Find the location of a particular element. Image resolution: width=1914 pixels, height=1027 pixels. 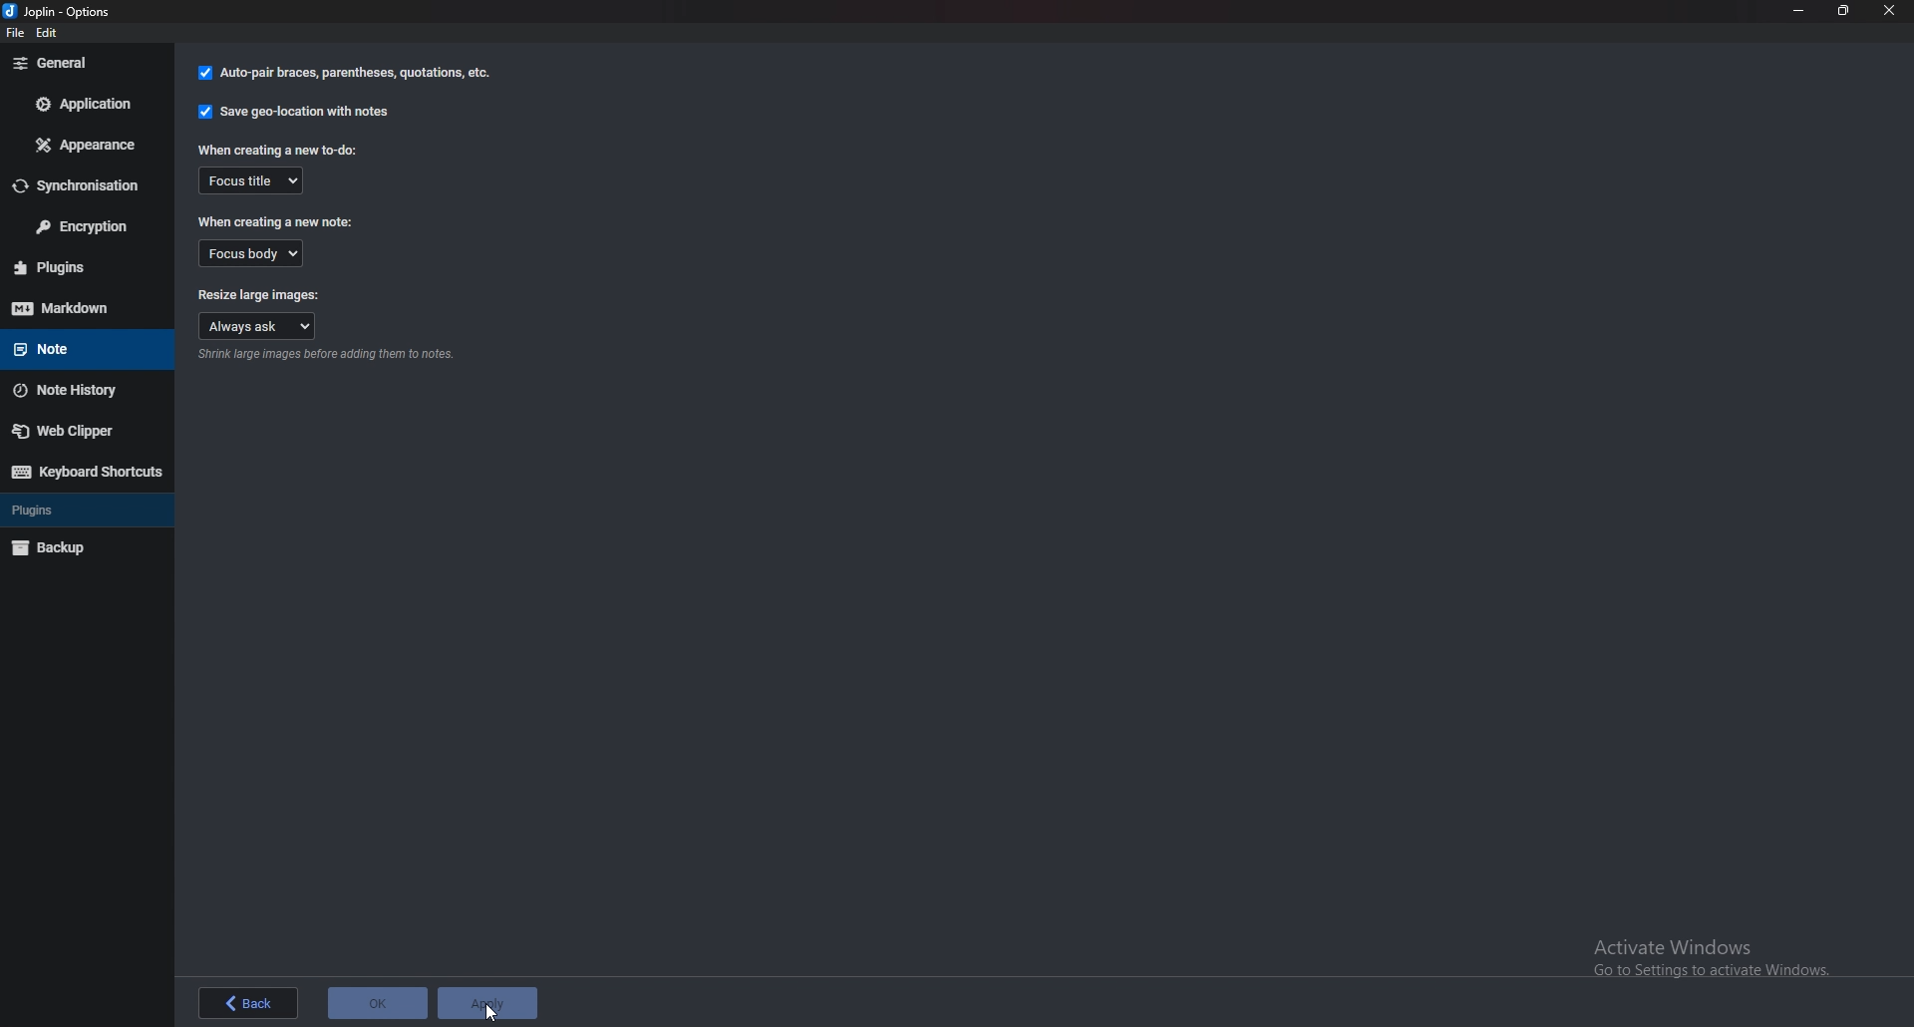

Application is located at coordinates (86, 103).